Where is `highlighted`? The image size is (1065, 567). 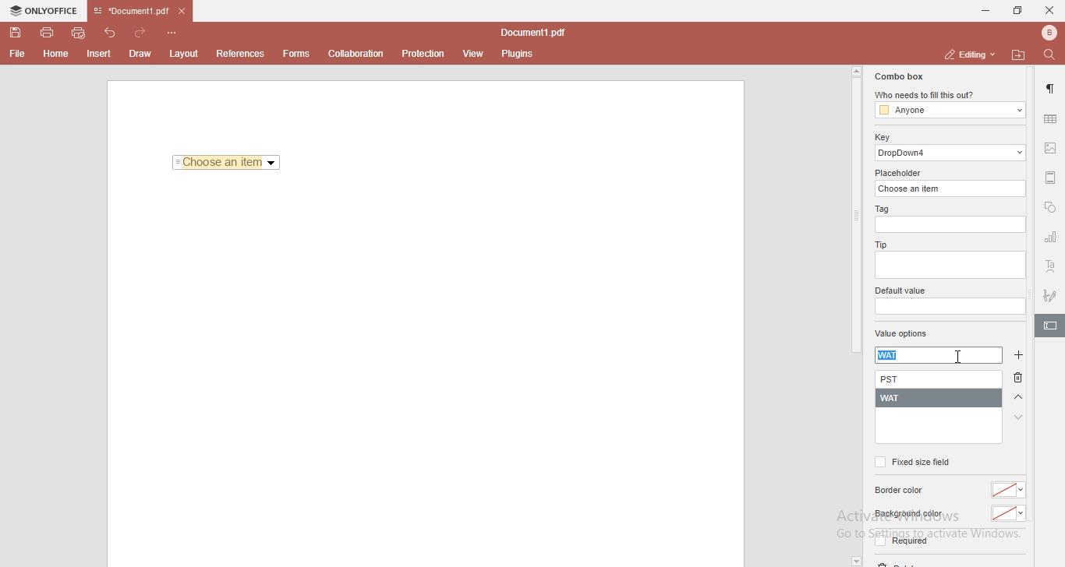
highlighted is located at coordinates (1049, 327).